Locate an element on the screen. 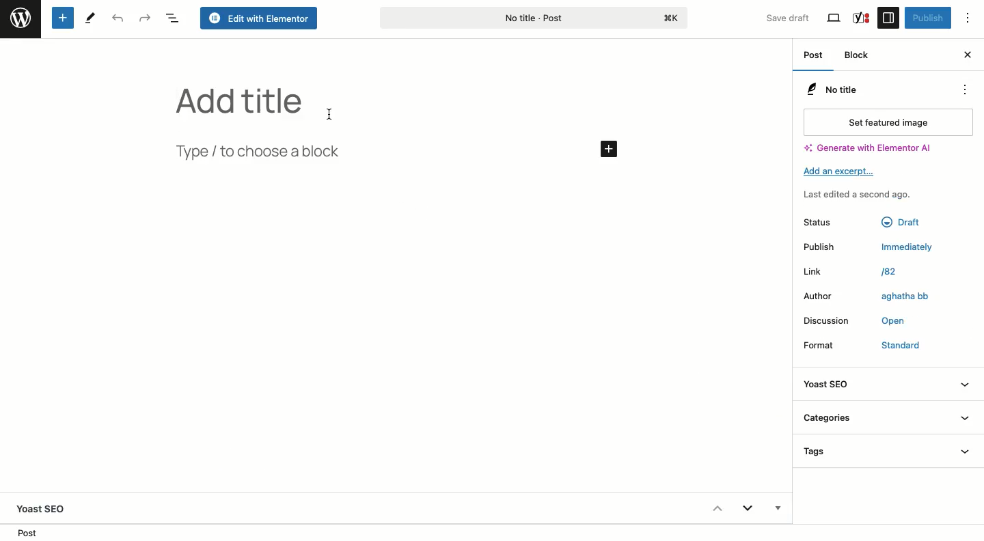 The height and width of the screenshot is (541, 984). Edit with Elementor is located at coordinates (260, 19).